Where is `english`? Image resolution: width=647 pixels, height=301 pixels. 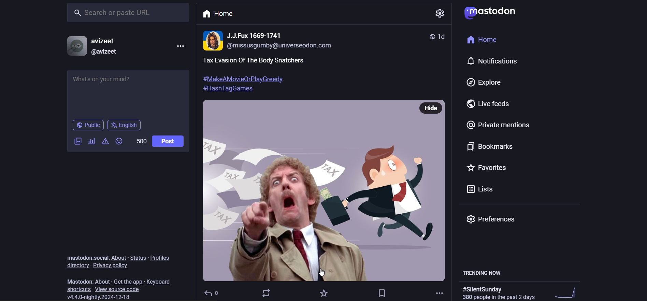
english is located at coordinates (123, 126).